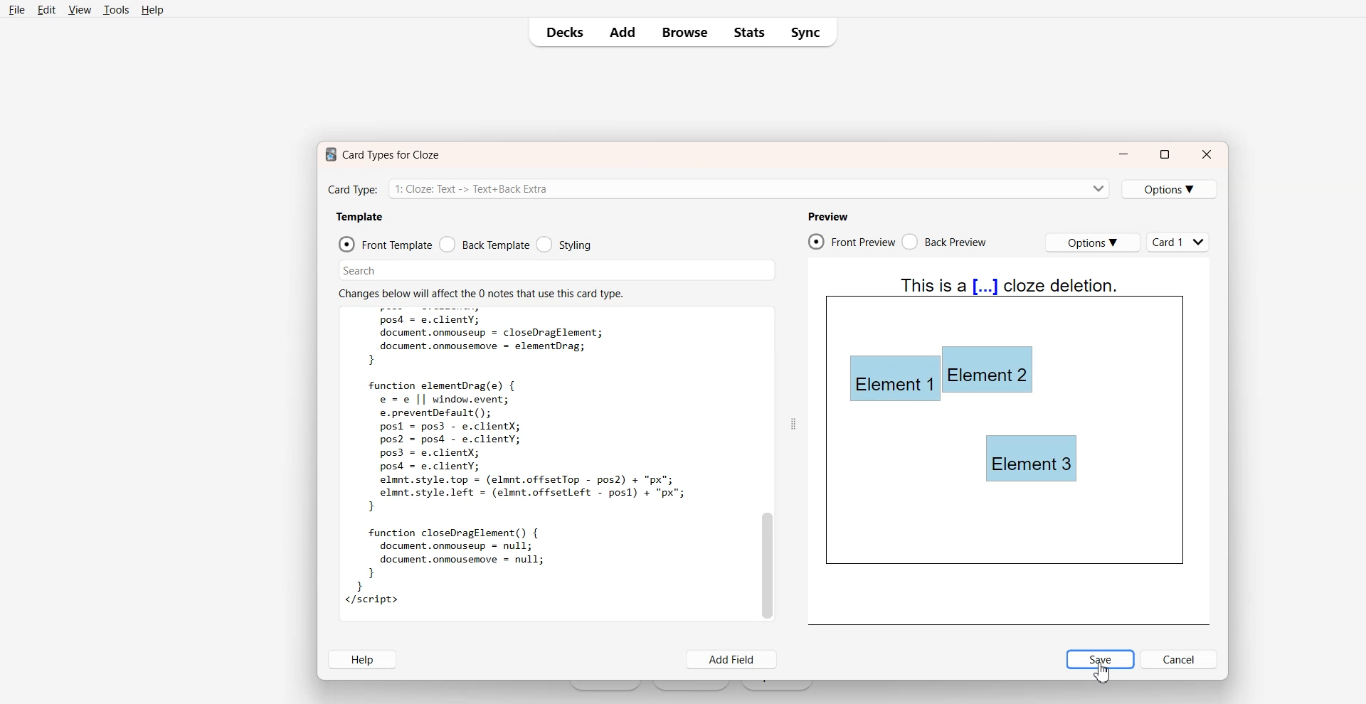 The width and height of the screenshot is (1366, 704). What do you see at coordinates (1032, 459) in the screenshot?
I see `Element 3` at bounding box center [1032, 459].